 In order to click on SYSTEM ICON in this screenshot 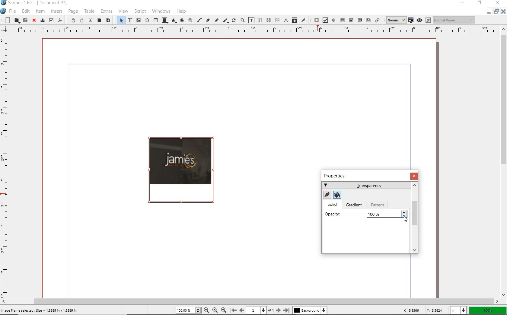, I will do `click(3, 11)`.